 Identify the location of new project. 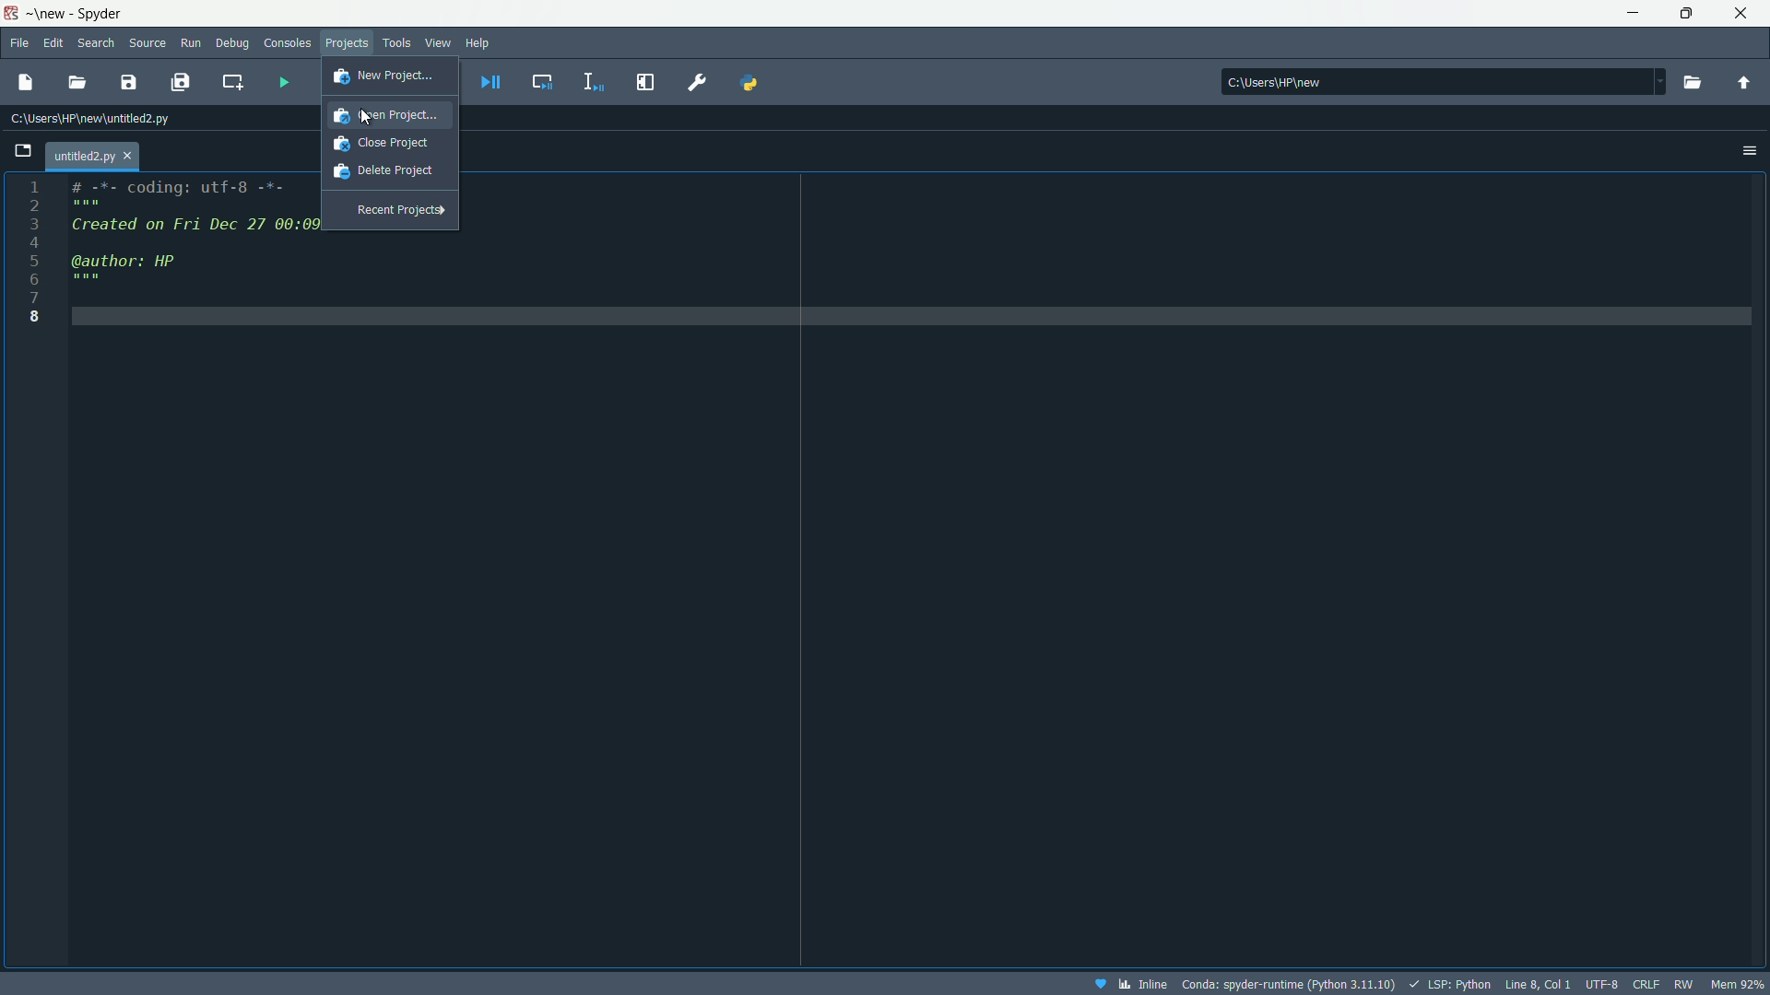
(382, 76).